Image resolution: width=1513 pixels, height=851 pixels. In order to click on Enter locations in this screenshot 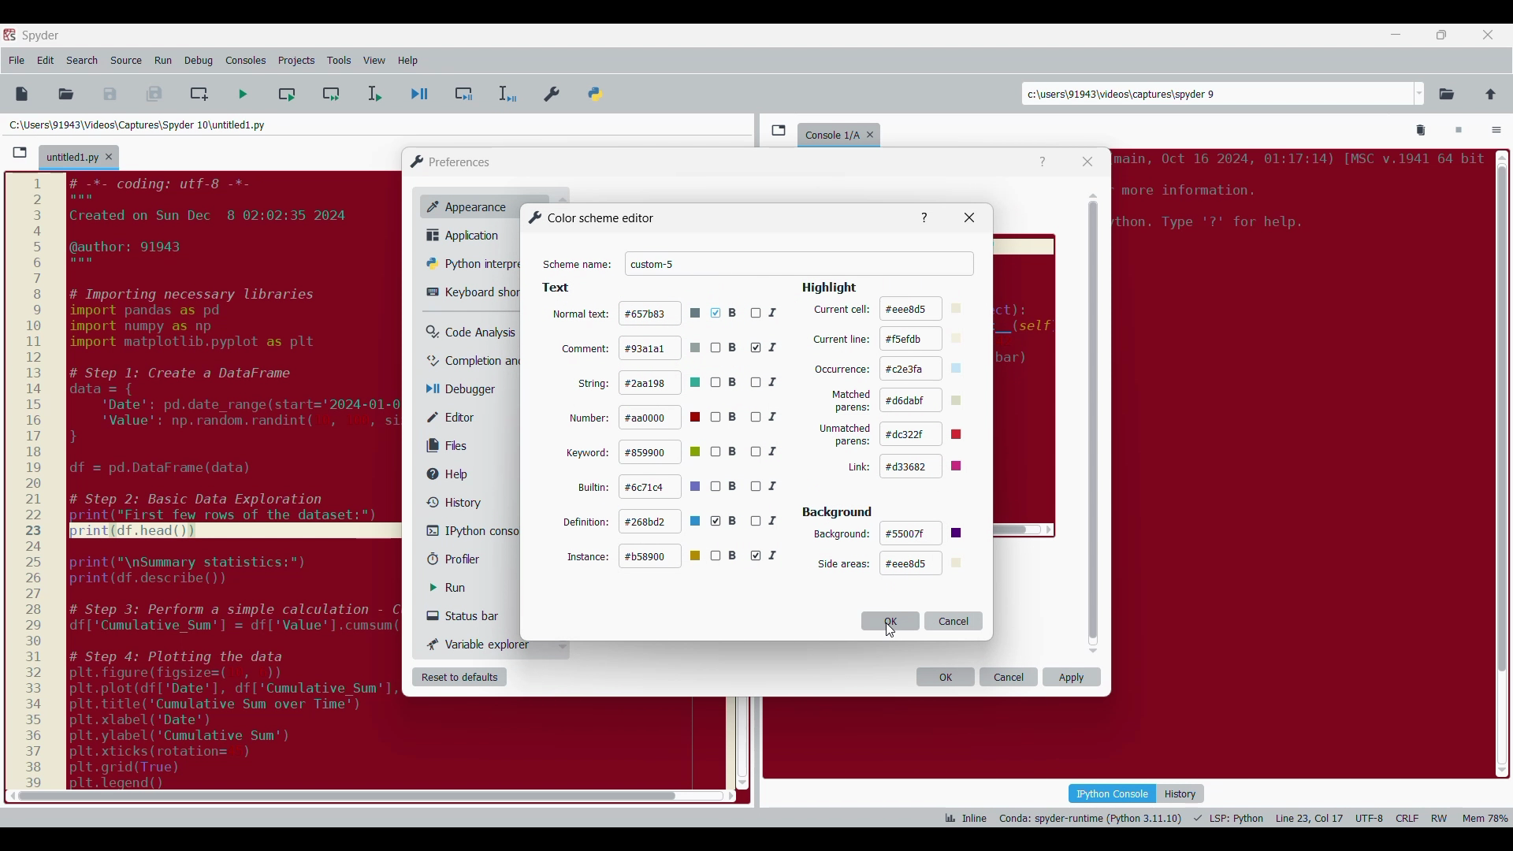, I will do `click(1217, 94)`.